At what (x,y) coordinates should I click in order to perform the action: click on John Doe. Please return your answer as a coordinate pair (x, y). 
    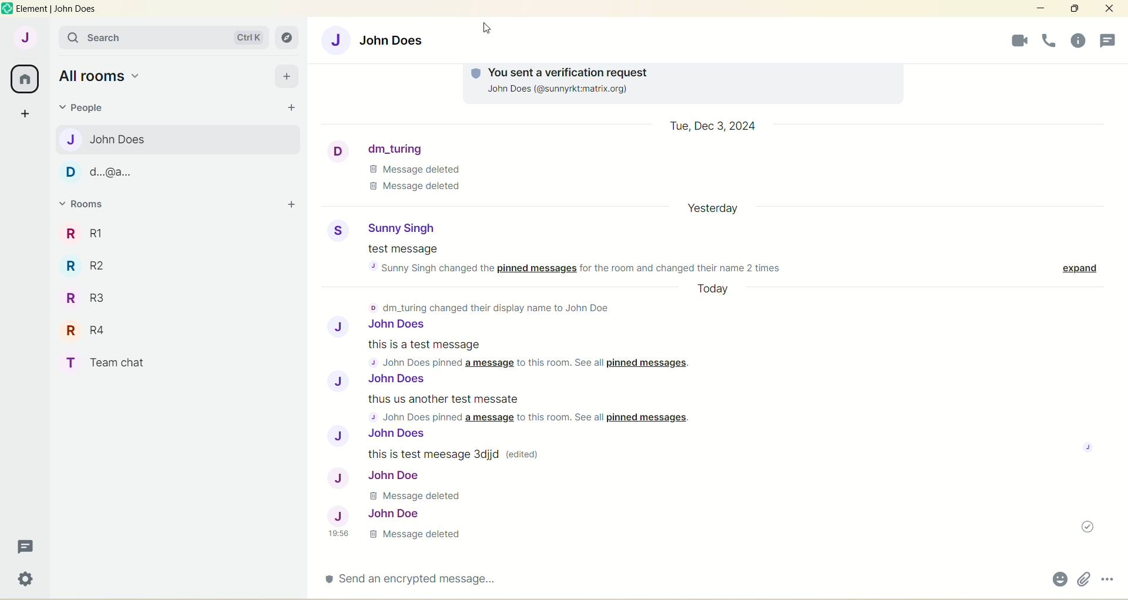
    Looking at the image, I should click on (376, 476).